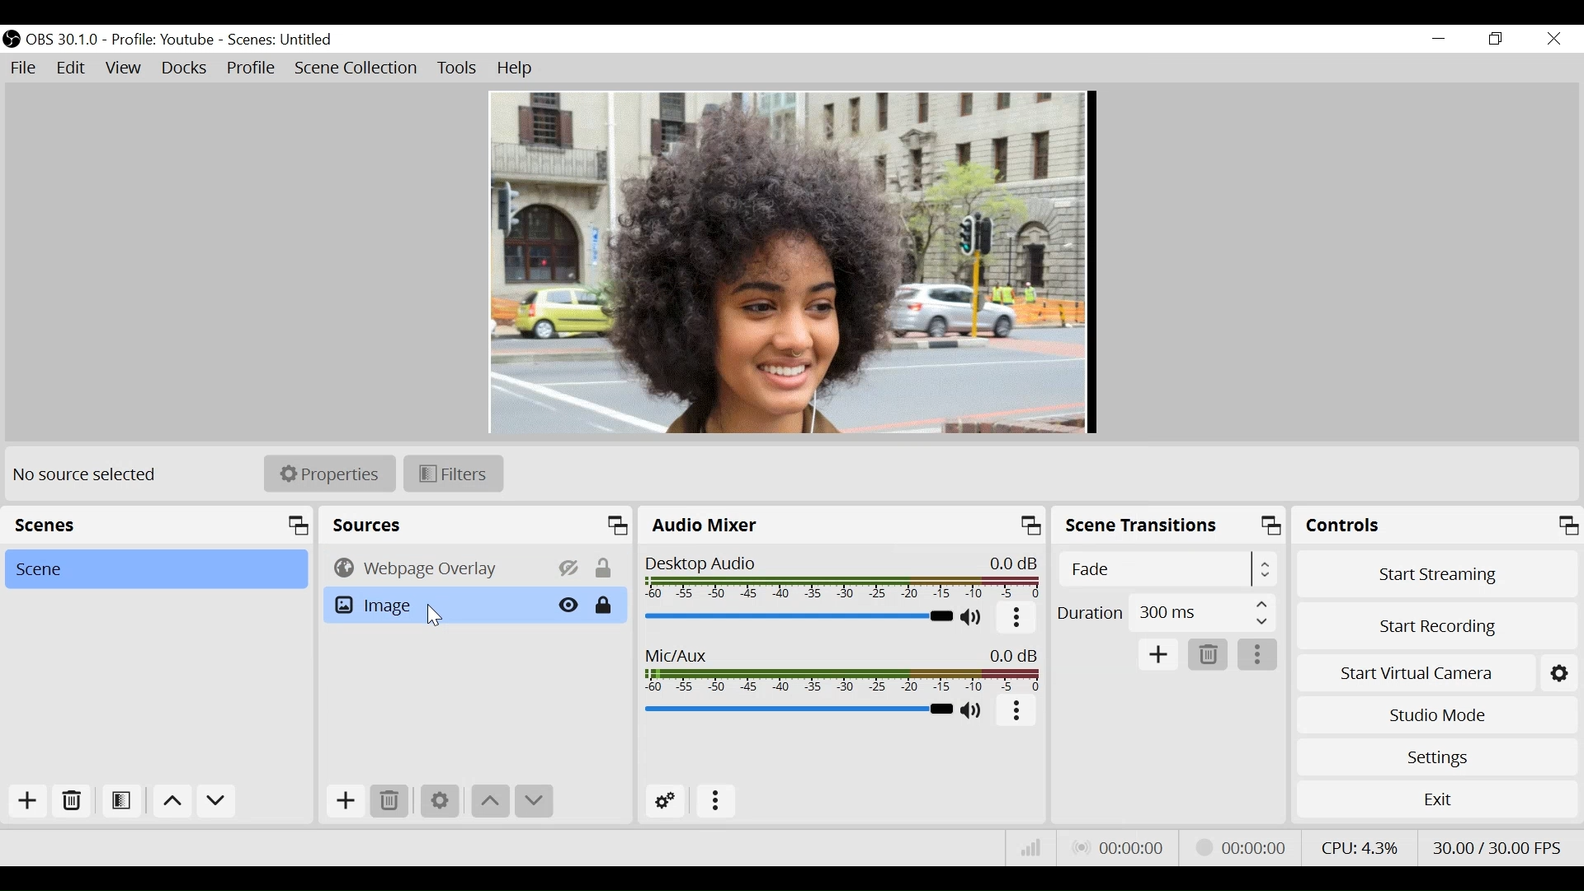 The image size is (1584, 891). Describe the element at coordinates (1414, 674) in the screenshot. I see `Start Virtual Camera` at that location.